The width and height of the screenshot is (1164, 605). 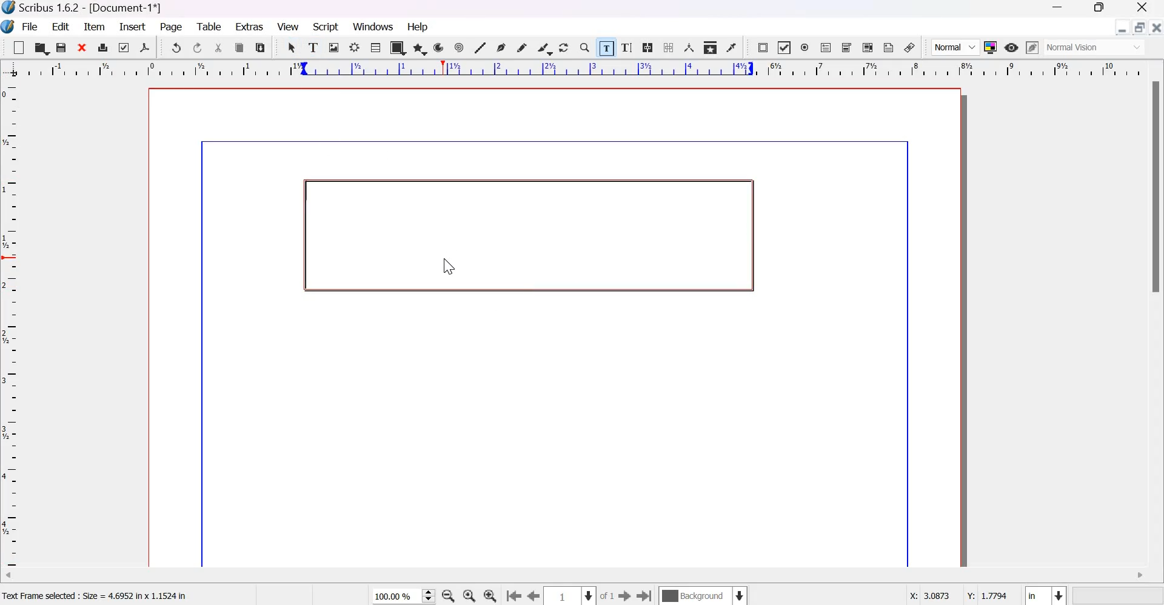 I want to click on preflight verifier, so click(x=122, y=47).